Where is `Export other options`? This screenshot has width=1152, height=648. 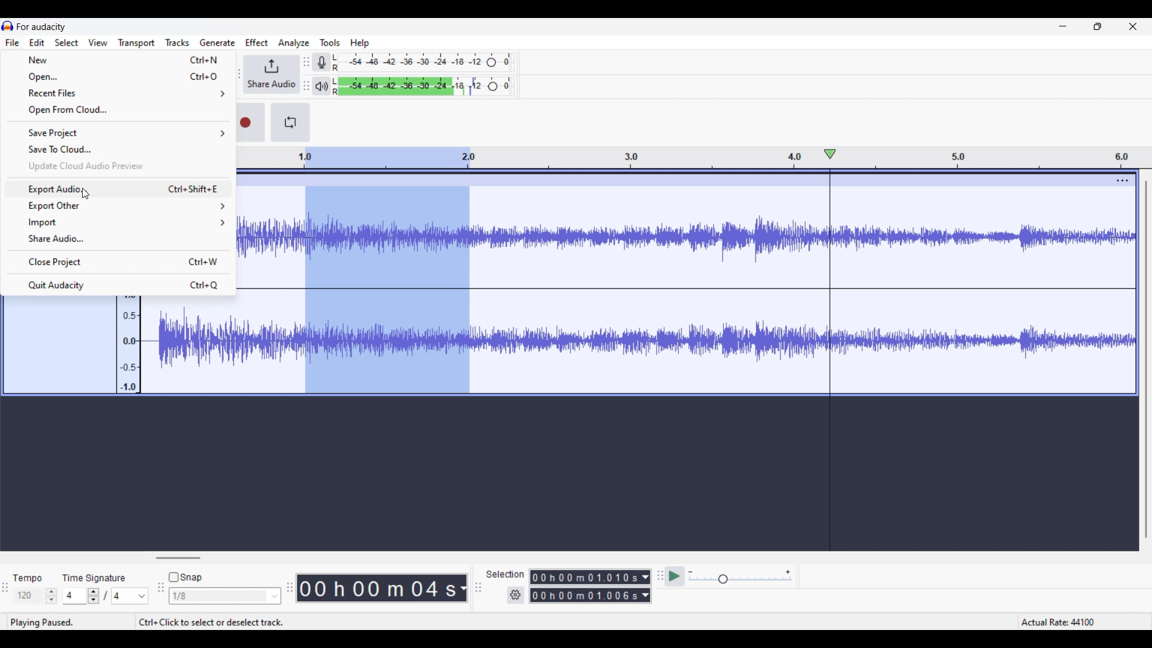 Export other options is located at coordinates (119, 206).